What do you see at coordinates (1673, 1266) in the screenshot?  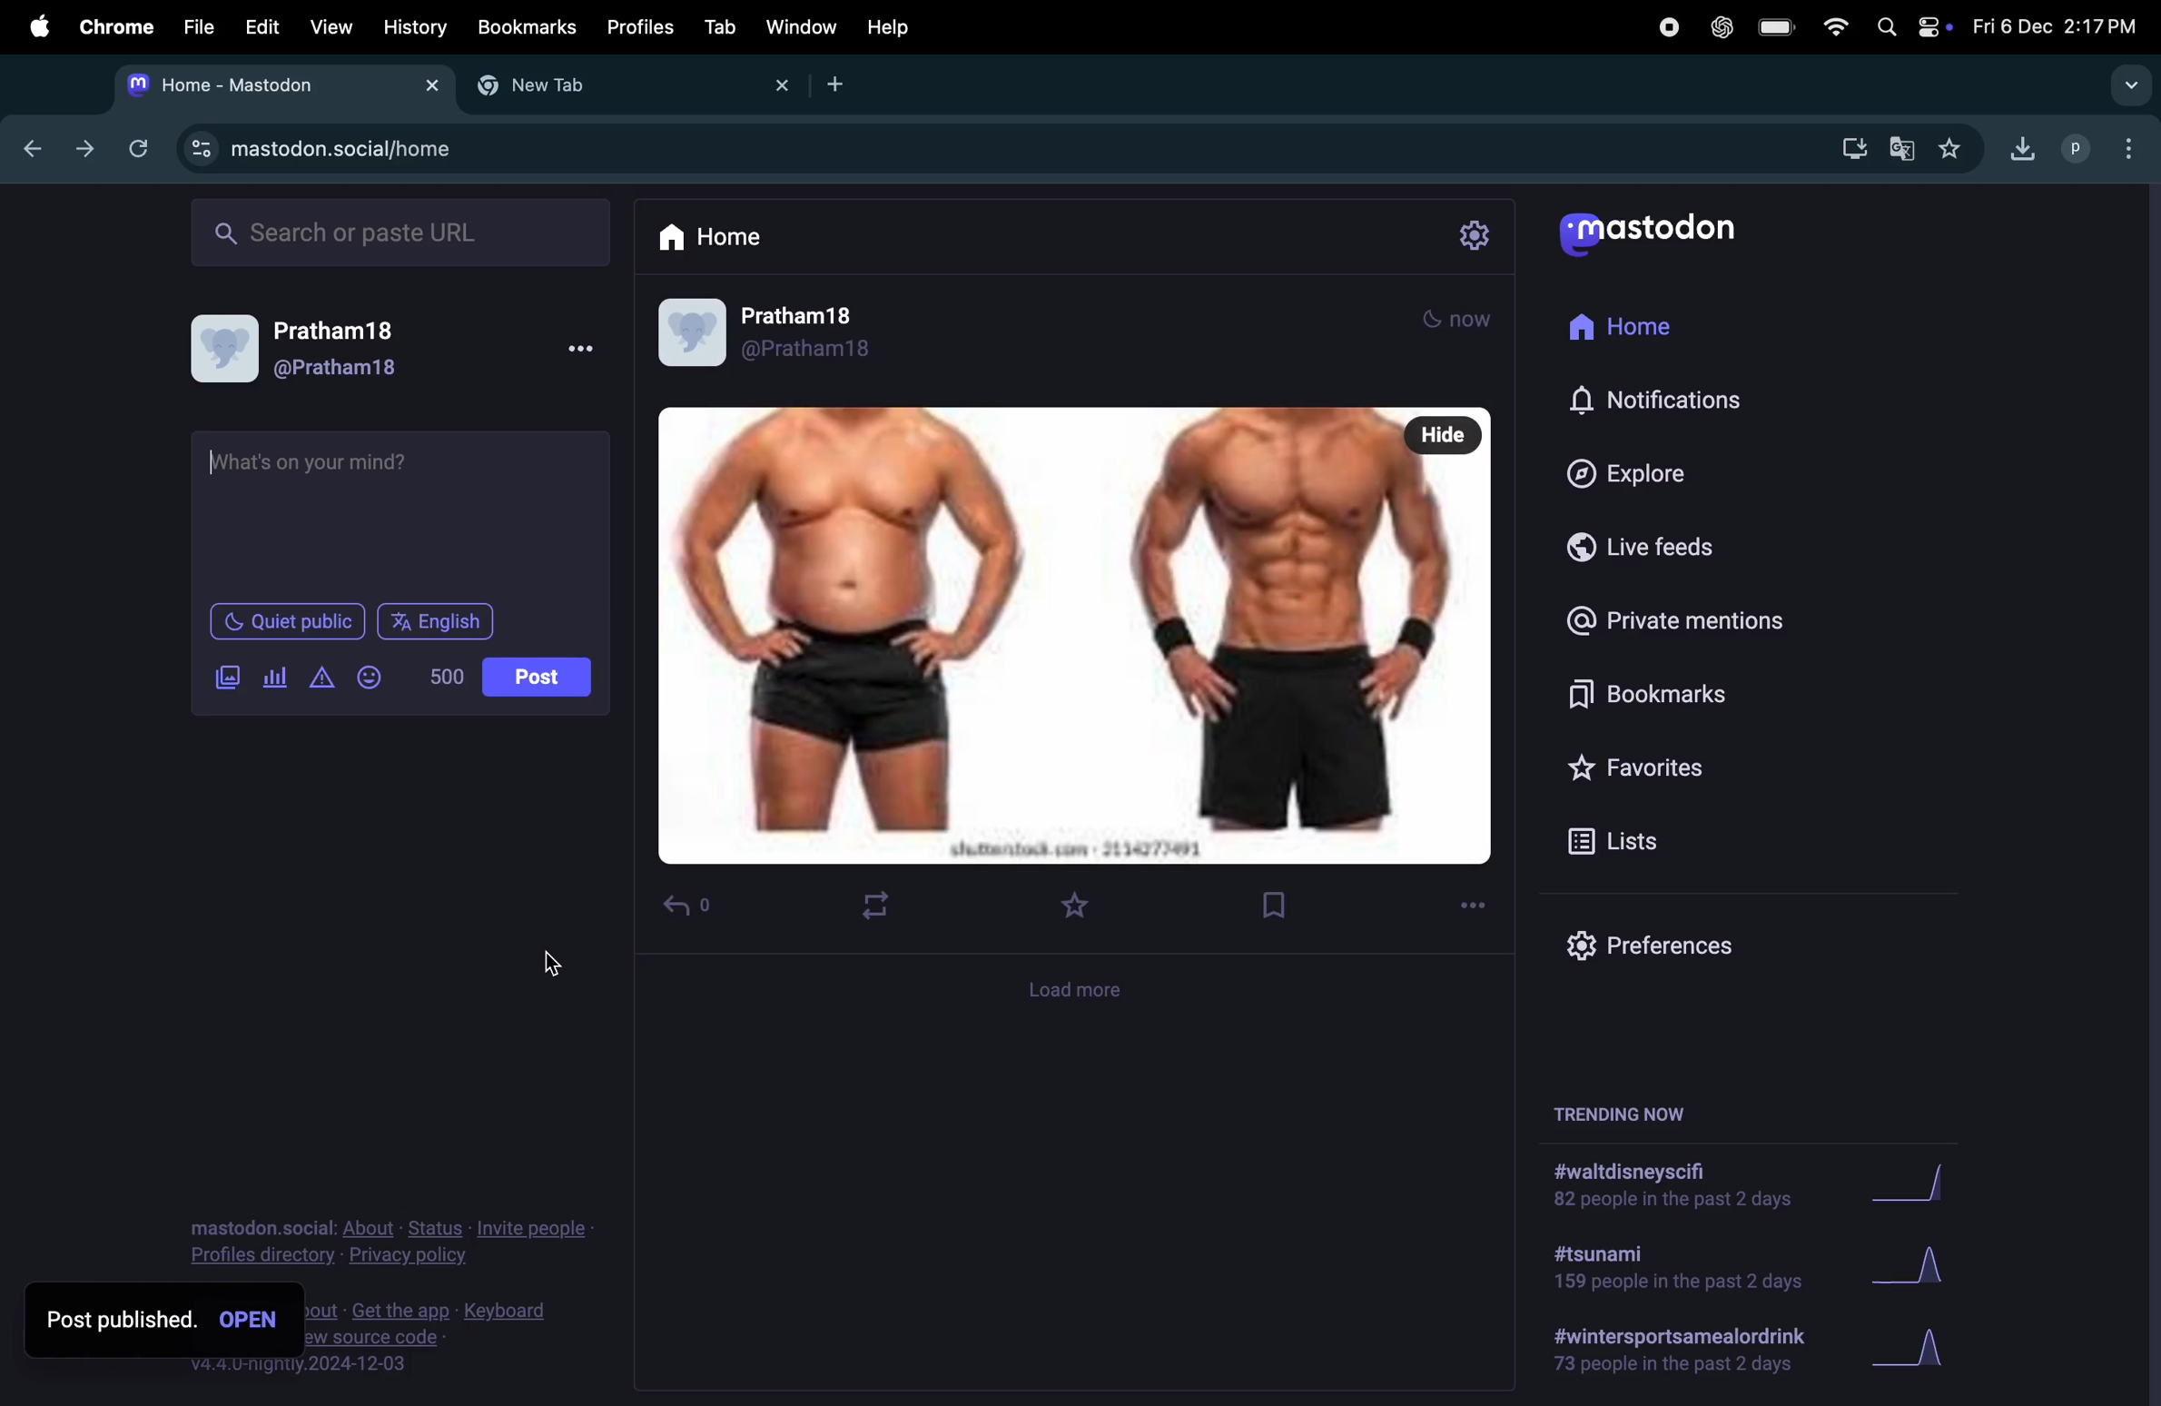 I see `#tsunami` at bounding box center [1673, 1266].